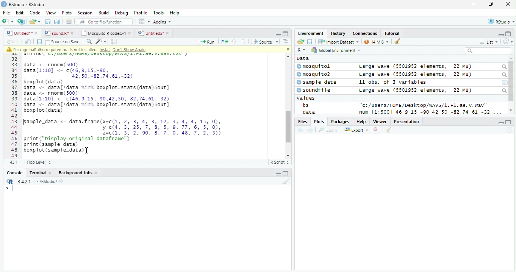 Image resolution: width=516 pixels, height=272 pixels. What do you see at coordinates (315, 74) in the screenshot?
I see `mosquito2` at bounding box center [315, 74].